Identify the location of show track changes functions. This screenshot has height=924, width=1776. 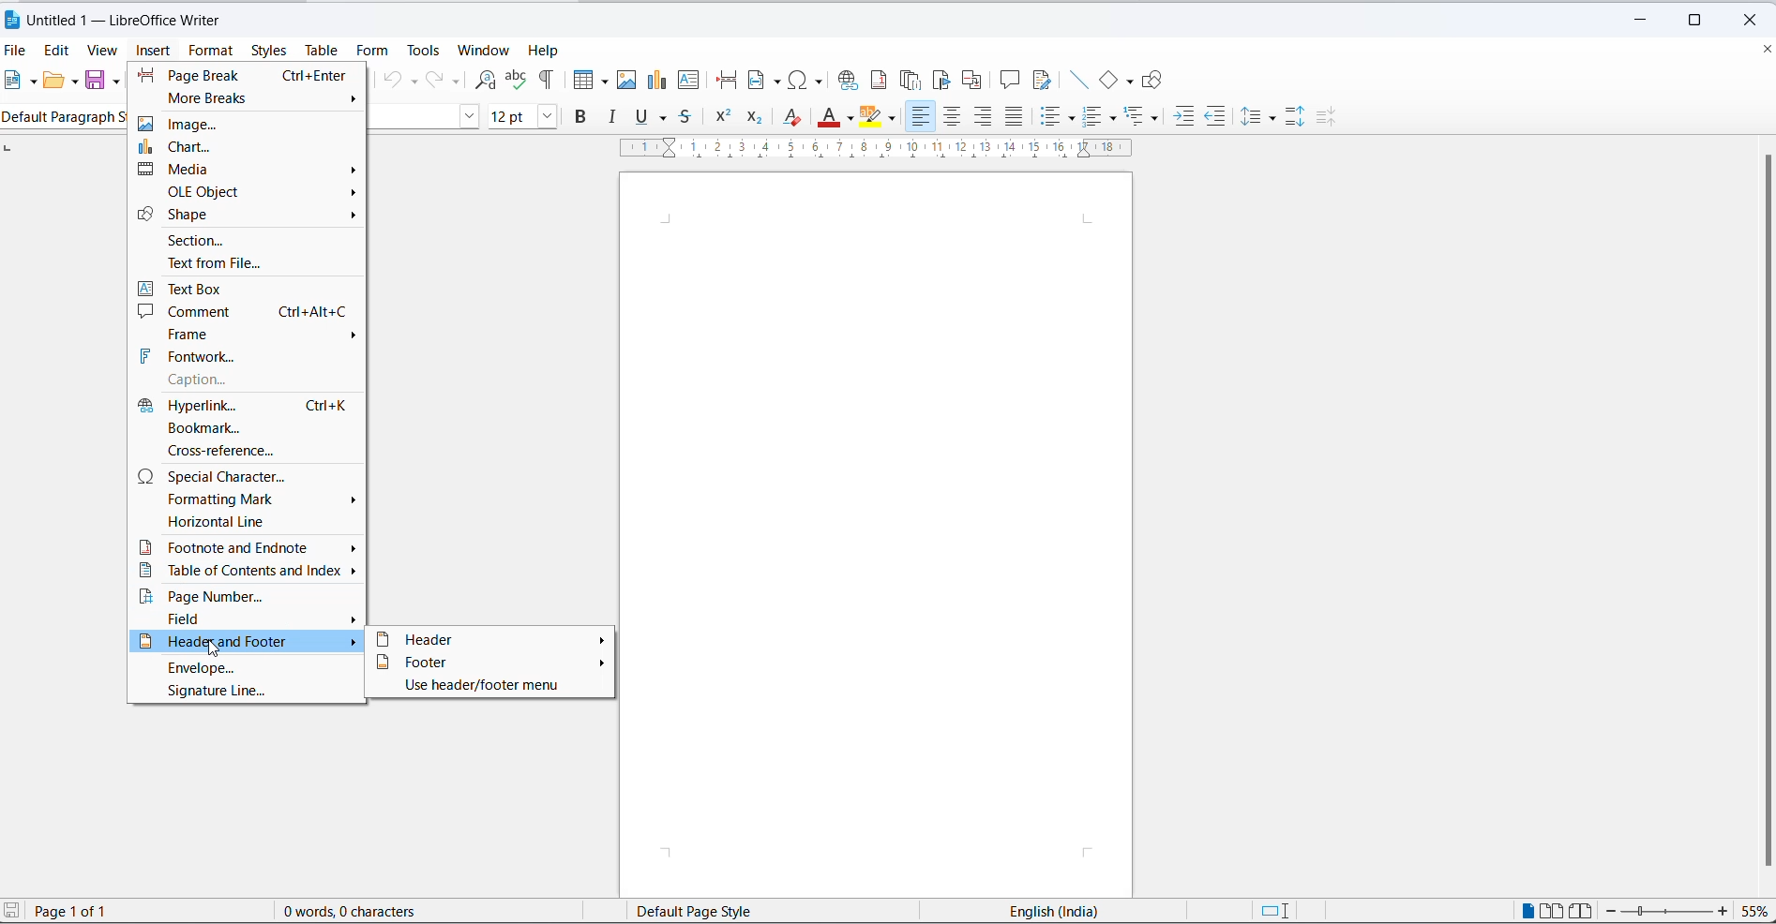
(1043, 82).